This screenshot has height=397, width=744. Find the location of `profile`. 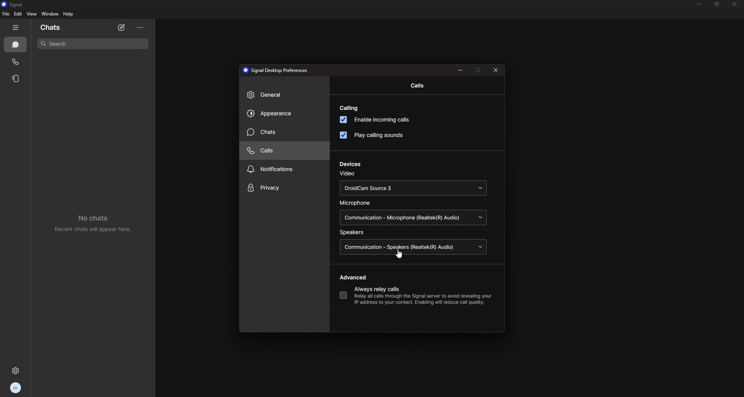

profile is located at coordinates (16, 387).